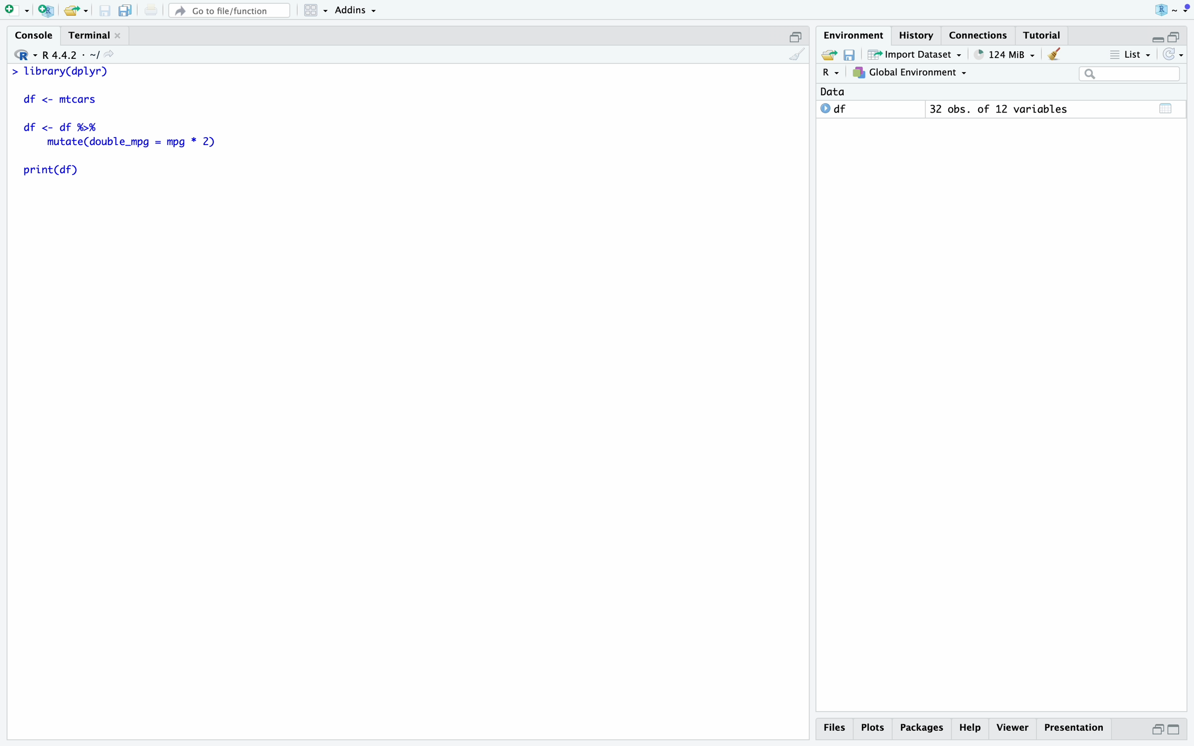 The image size is (1194, 746). Describe the element at coordinates (1074, 728) in the screenshot. I see `presentation` at that location.